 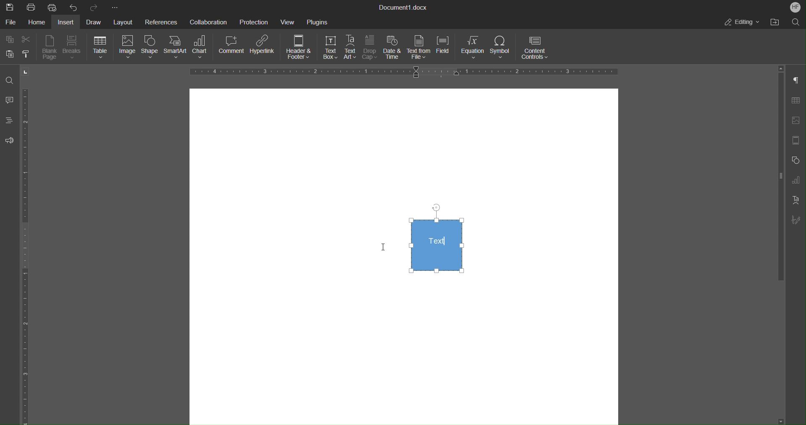 I want to click on Layout, so click(x=124, y=21).